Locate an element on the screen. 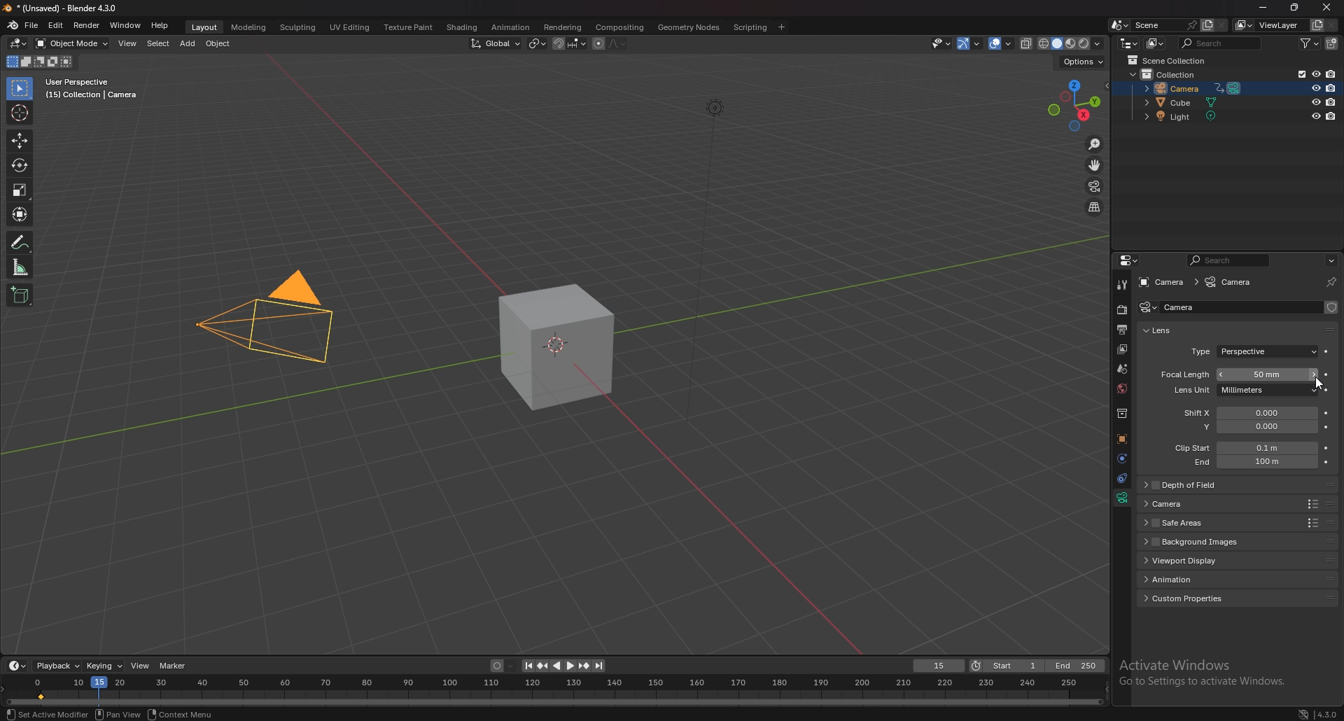  layout is located at coordinates (206, 28).